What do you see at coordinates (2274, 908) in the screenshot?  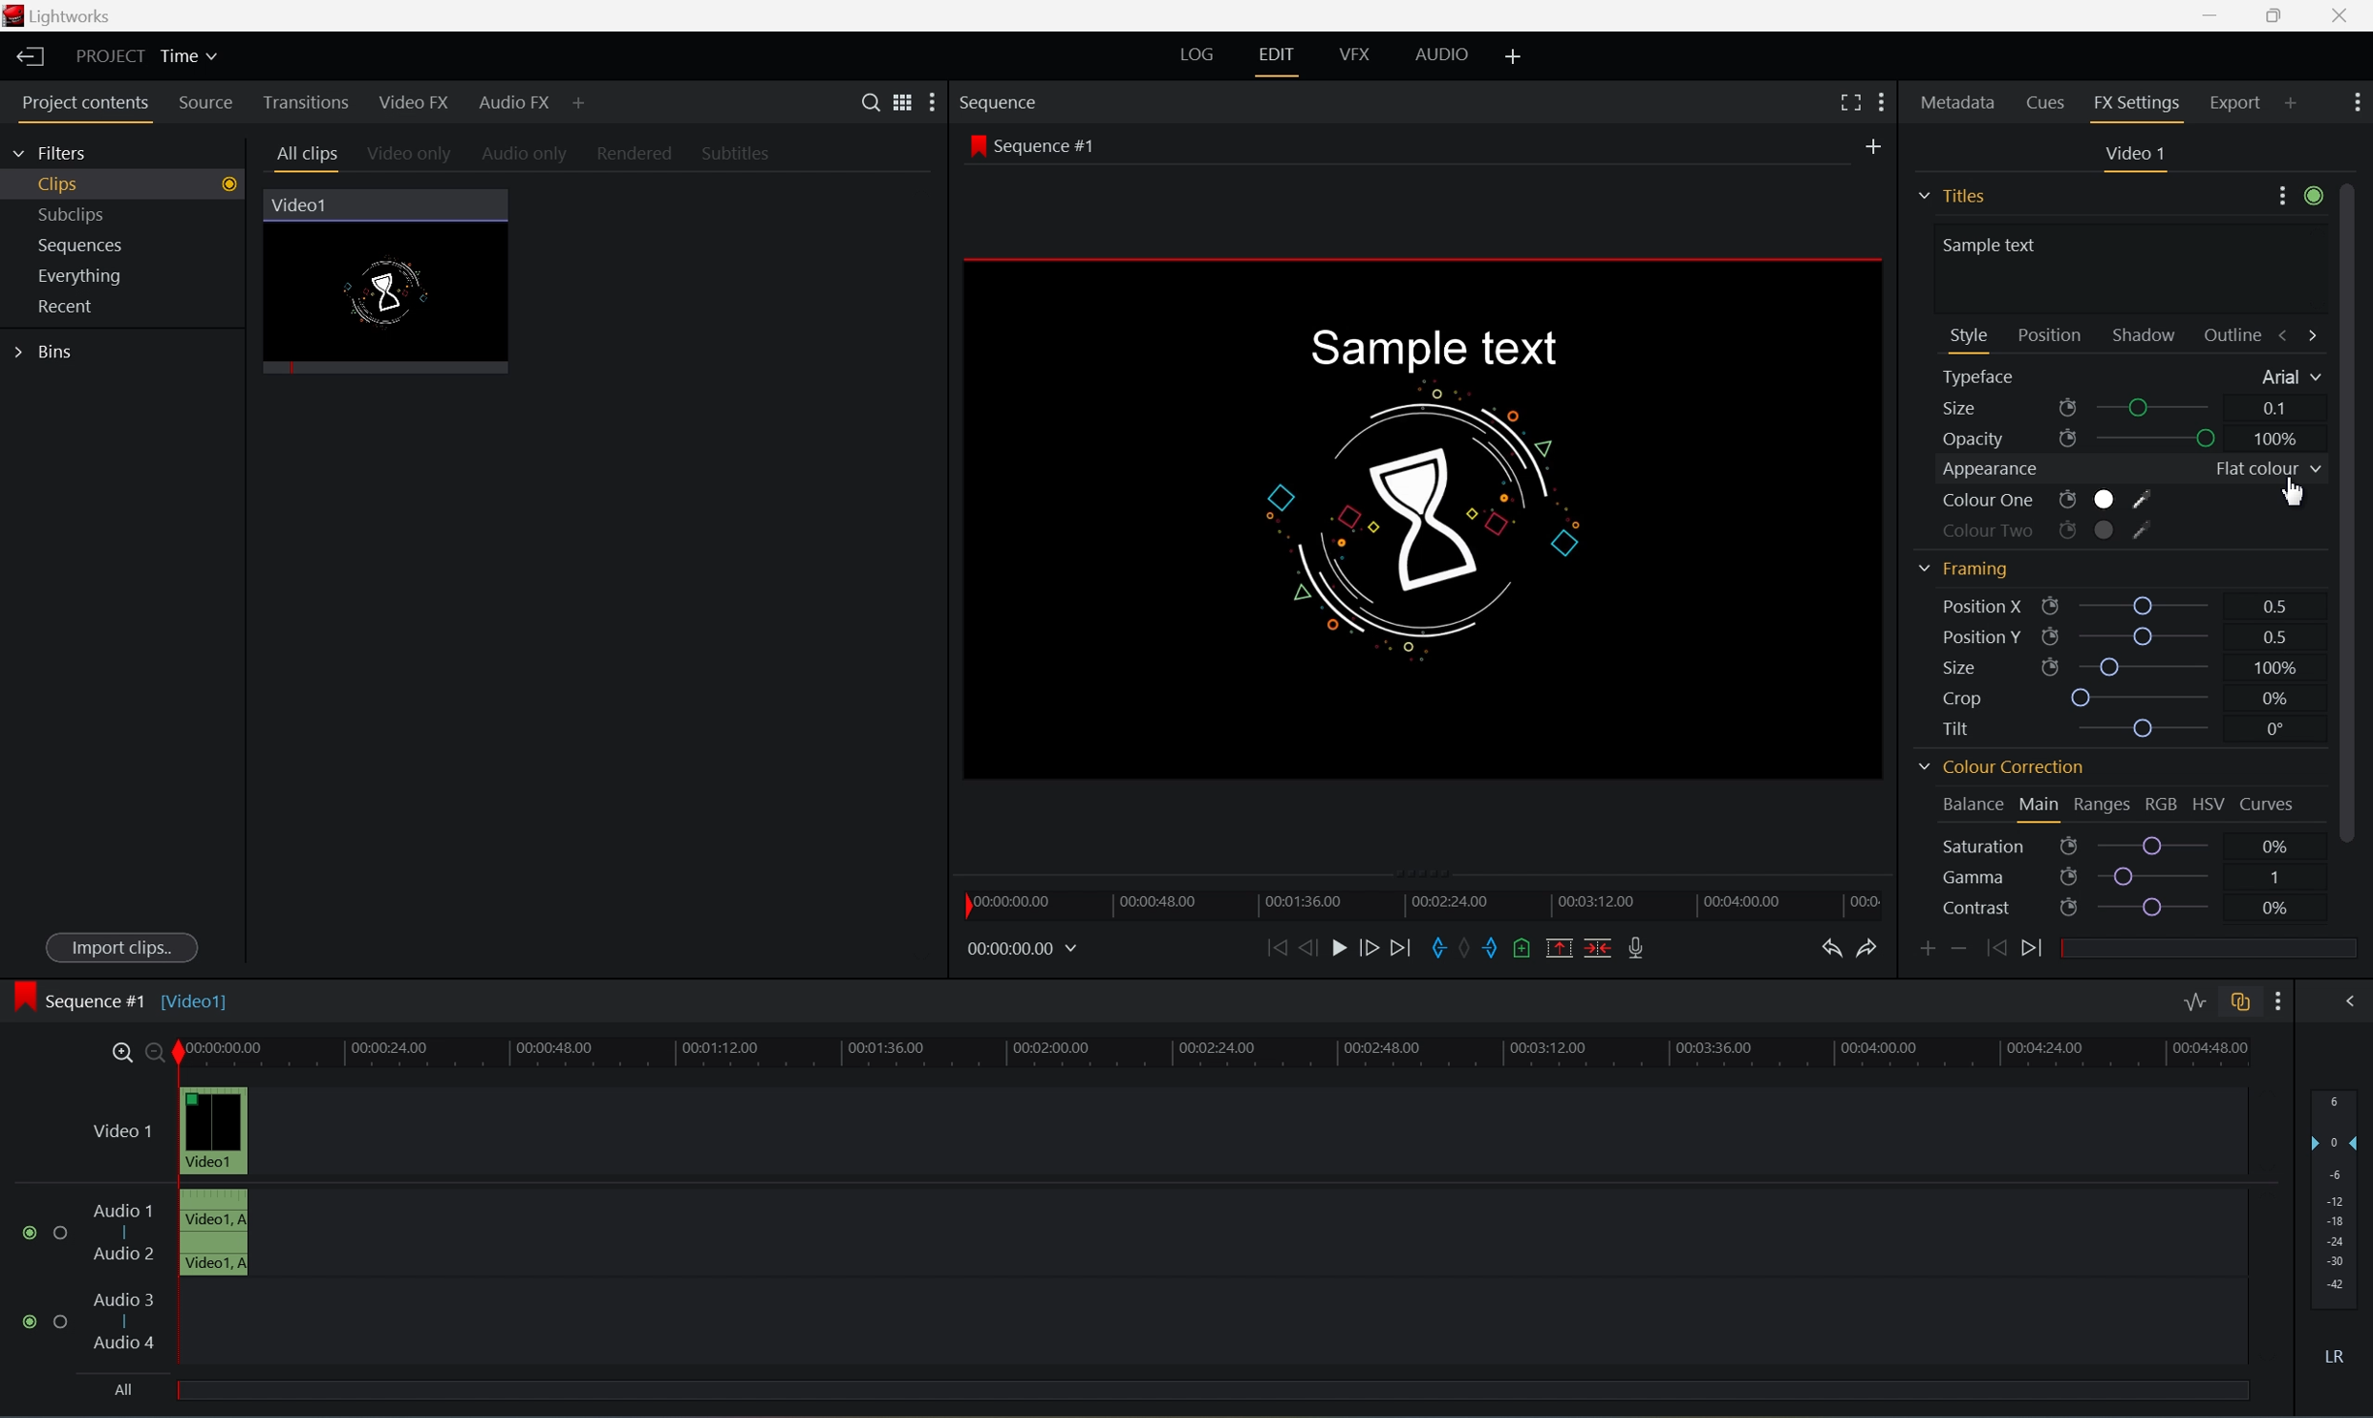 I see `0%` at bounding box center [2274, 908].